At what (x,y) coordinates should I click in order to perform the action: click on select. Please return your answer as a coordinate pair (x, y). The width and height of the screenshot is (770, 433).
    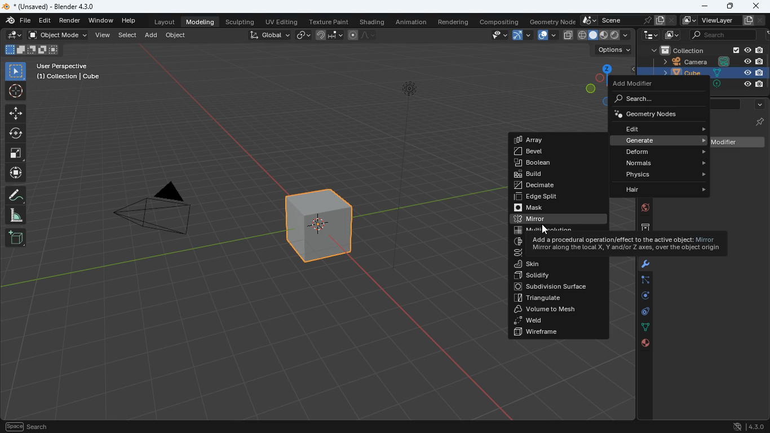
    Looking at the image, I should click on (128, 35).